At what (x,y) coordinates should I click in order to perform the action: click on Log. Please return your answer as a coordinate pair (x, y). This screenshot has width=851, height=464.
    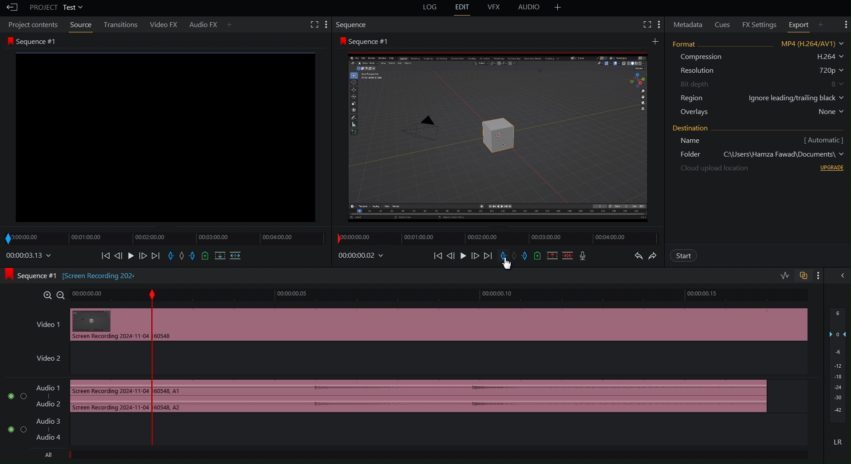
    Looking at the image, I should click on (431, 8).